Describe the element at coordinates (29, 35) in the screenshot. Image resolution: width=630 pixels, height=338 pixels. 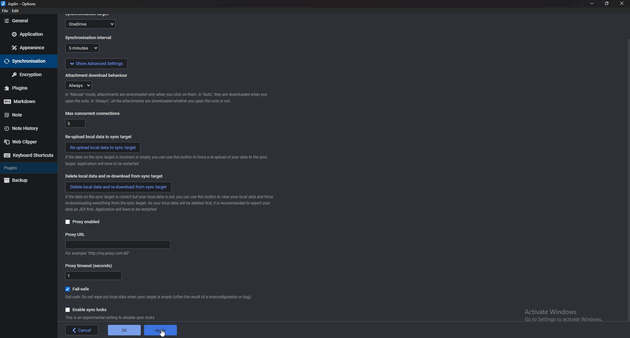
I see `application` at that location.